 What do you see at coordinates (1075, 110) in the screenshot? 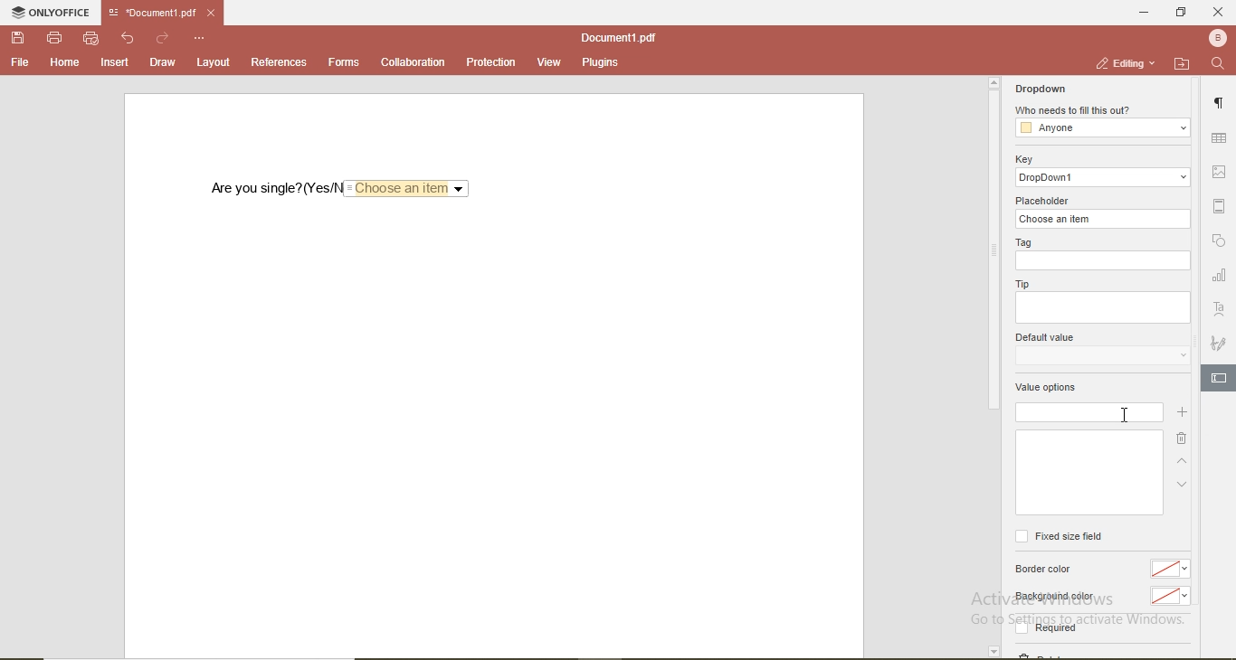
I see `who needs to fill this out` at bounding box center [1075, 110].